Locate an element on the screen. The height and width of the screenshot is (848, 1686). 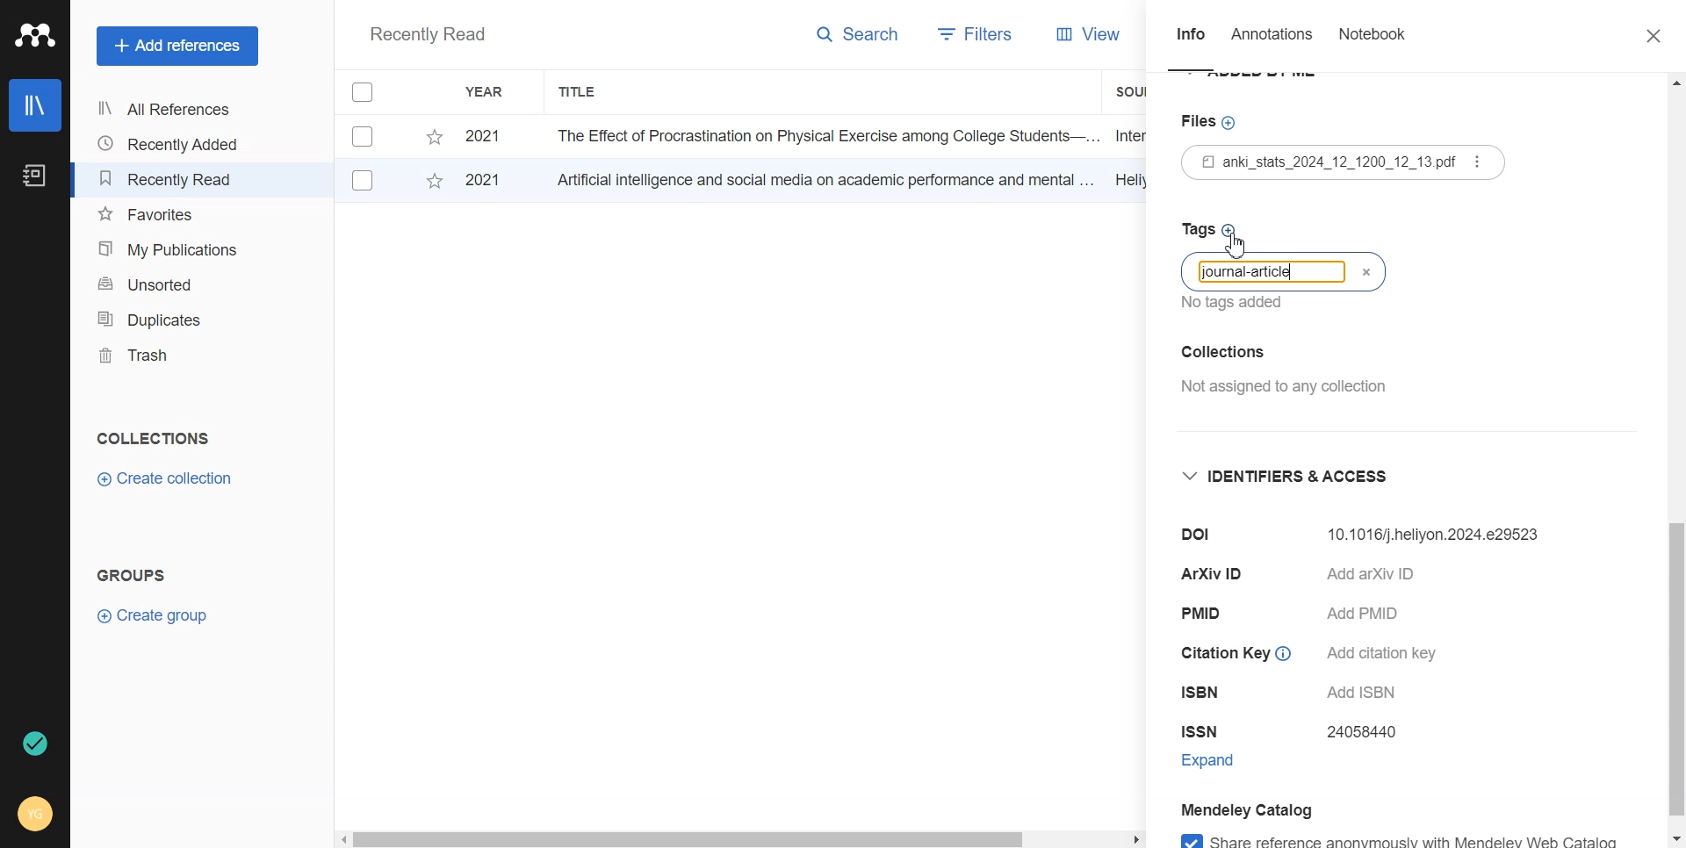
Favourites is located at coordinates (173, 215).